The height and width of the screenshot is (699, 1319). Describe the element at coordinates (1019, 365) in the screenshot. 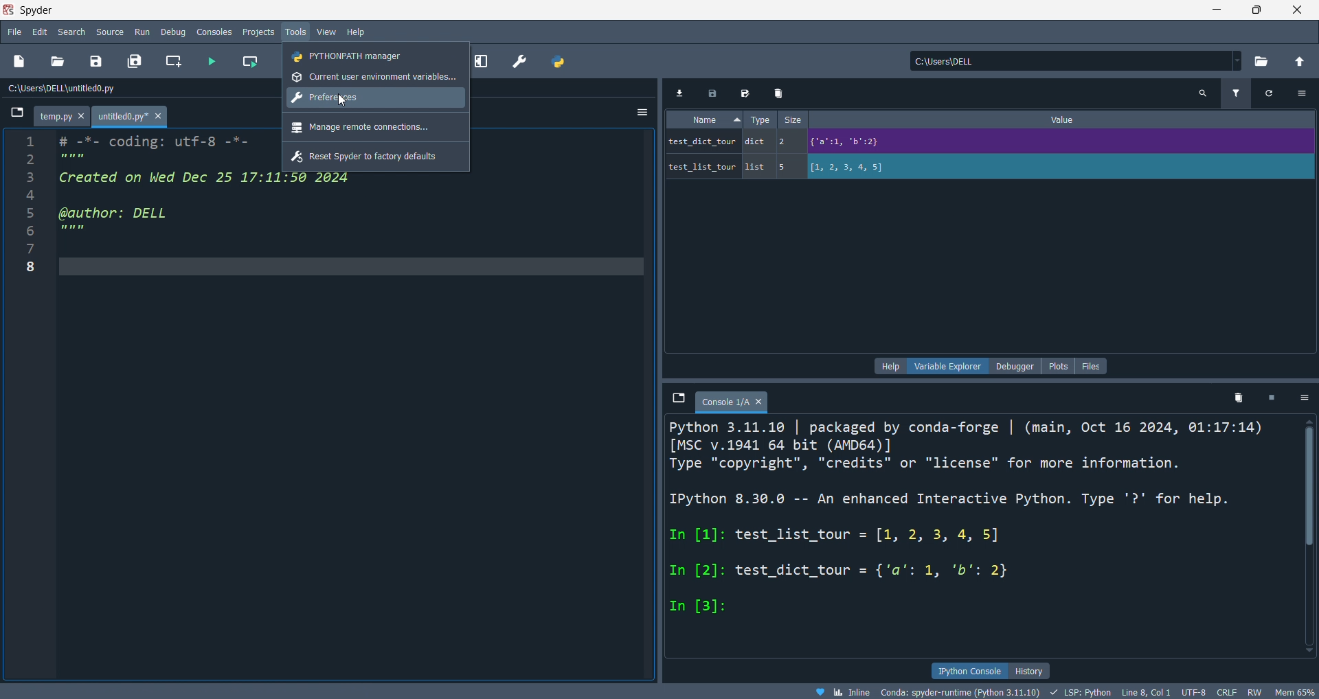

I see `debugger` at that location.